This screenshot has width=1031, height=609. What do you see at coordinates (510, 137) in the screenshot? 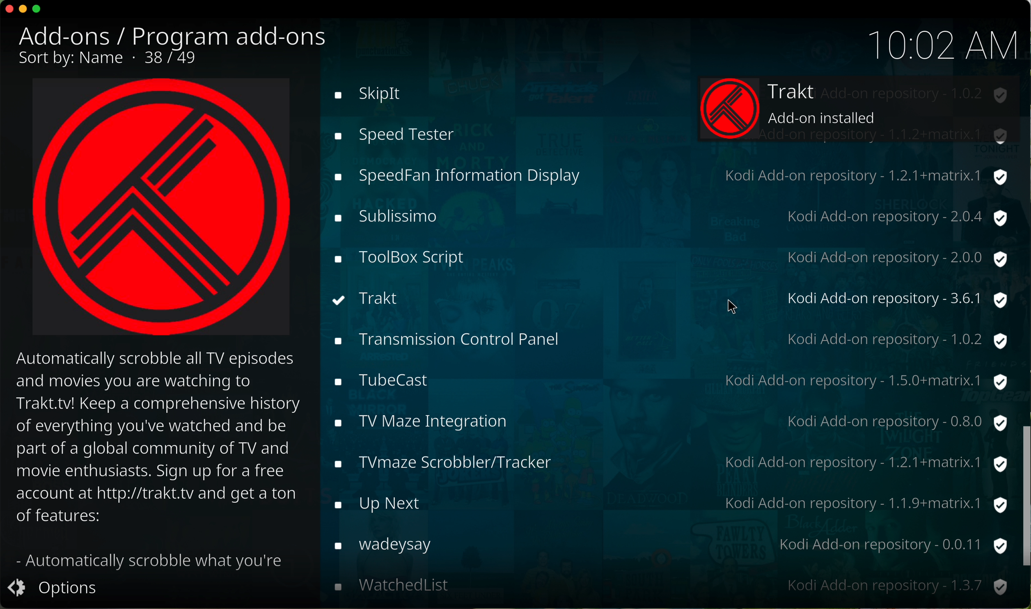
I see `click on trakt` at bounding box center [510, 137].